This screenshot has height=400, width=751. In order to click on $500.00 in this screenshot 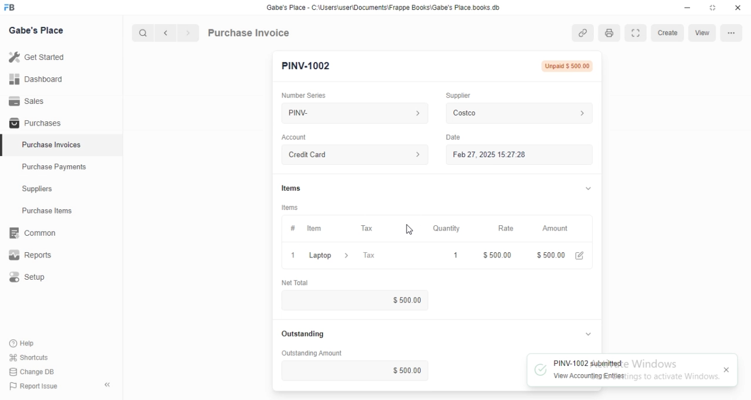, I will do `click(355, 300)`.